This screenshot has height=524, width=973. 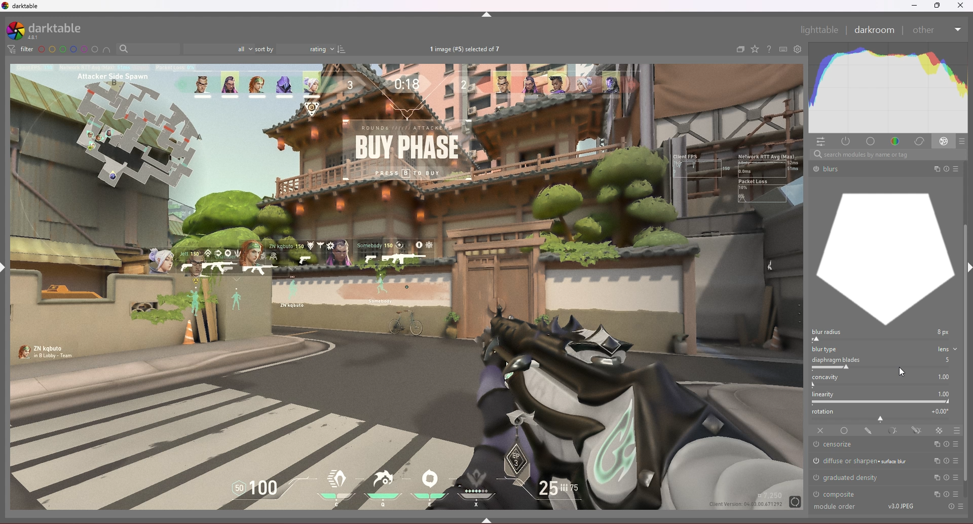 I want to click on create group, so click(x=740, y=49).